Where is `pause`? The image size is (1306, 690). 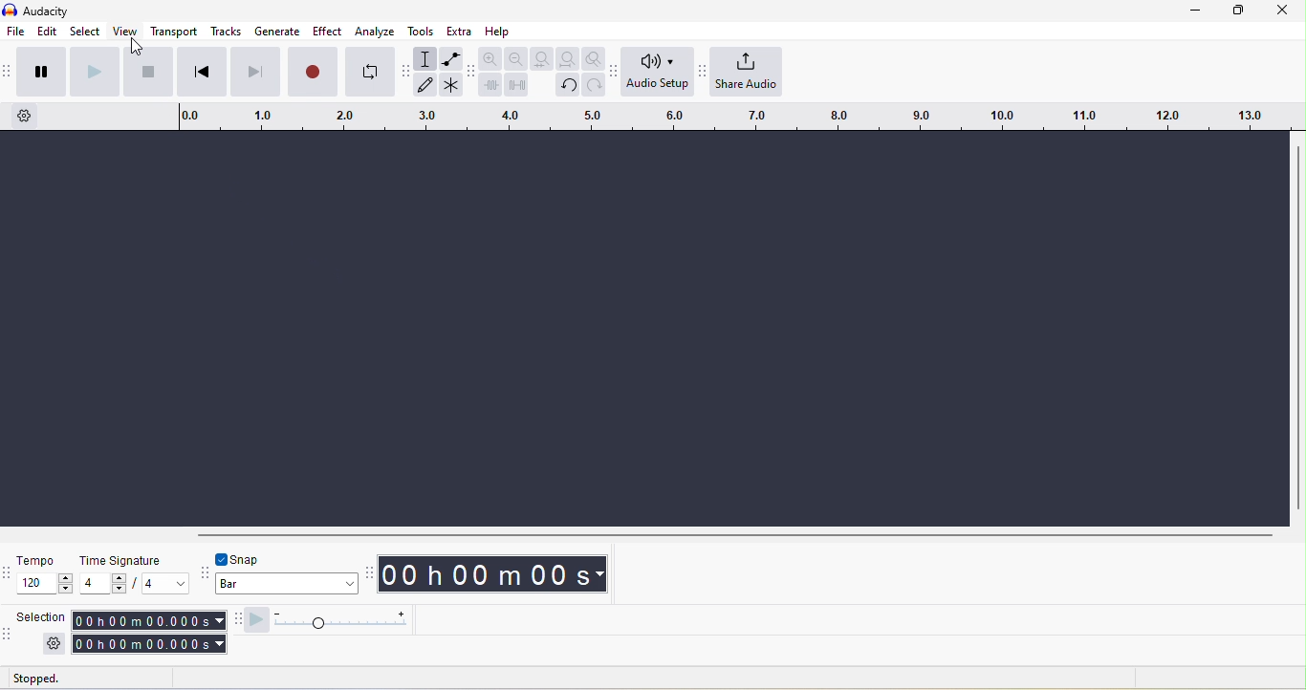 pause is located at coordinates (42, 73).